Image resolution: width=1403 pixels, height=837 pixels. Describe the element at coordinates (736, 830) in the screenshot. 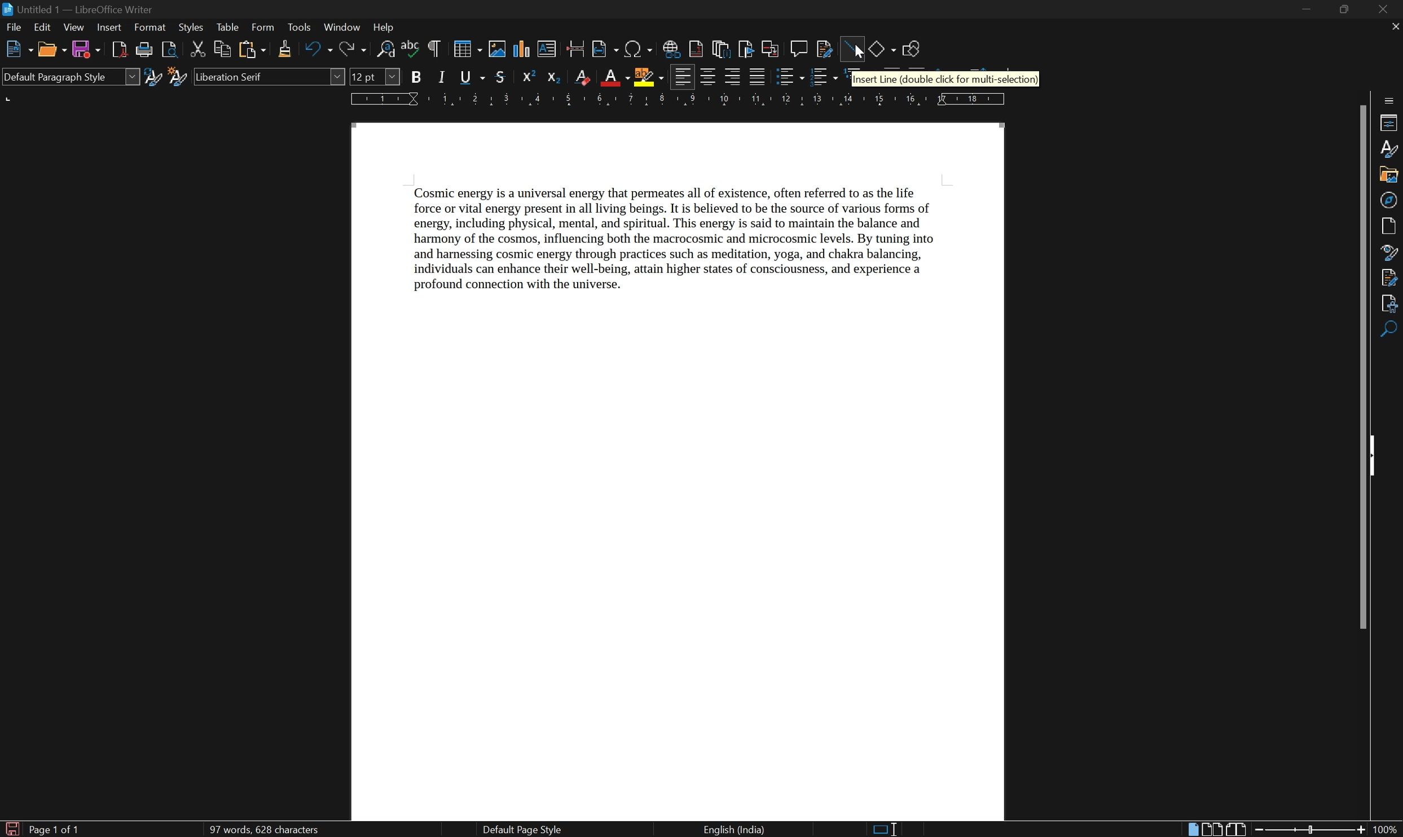

I see `English (India)` at that location.